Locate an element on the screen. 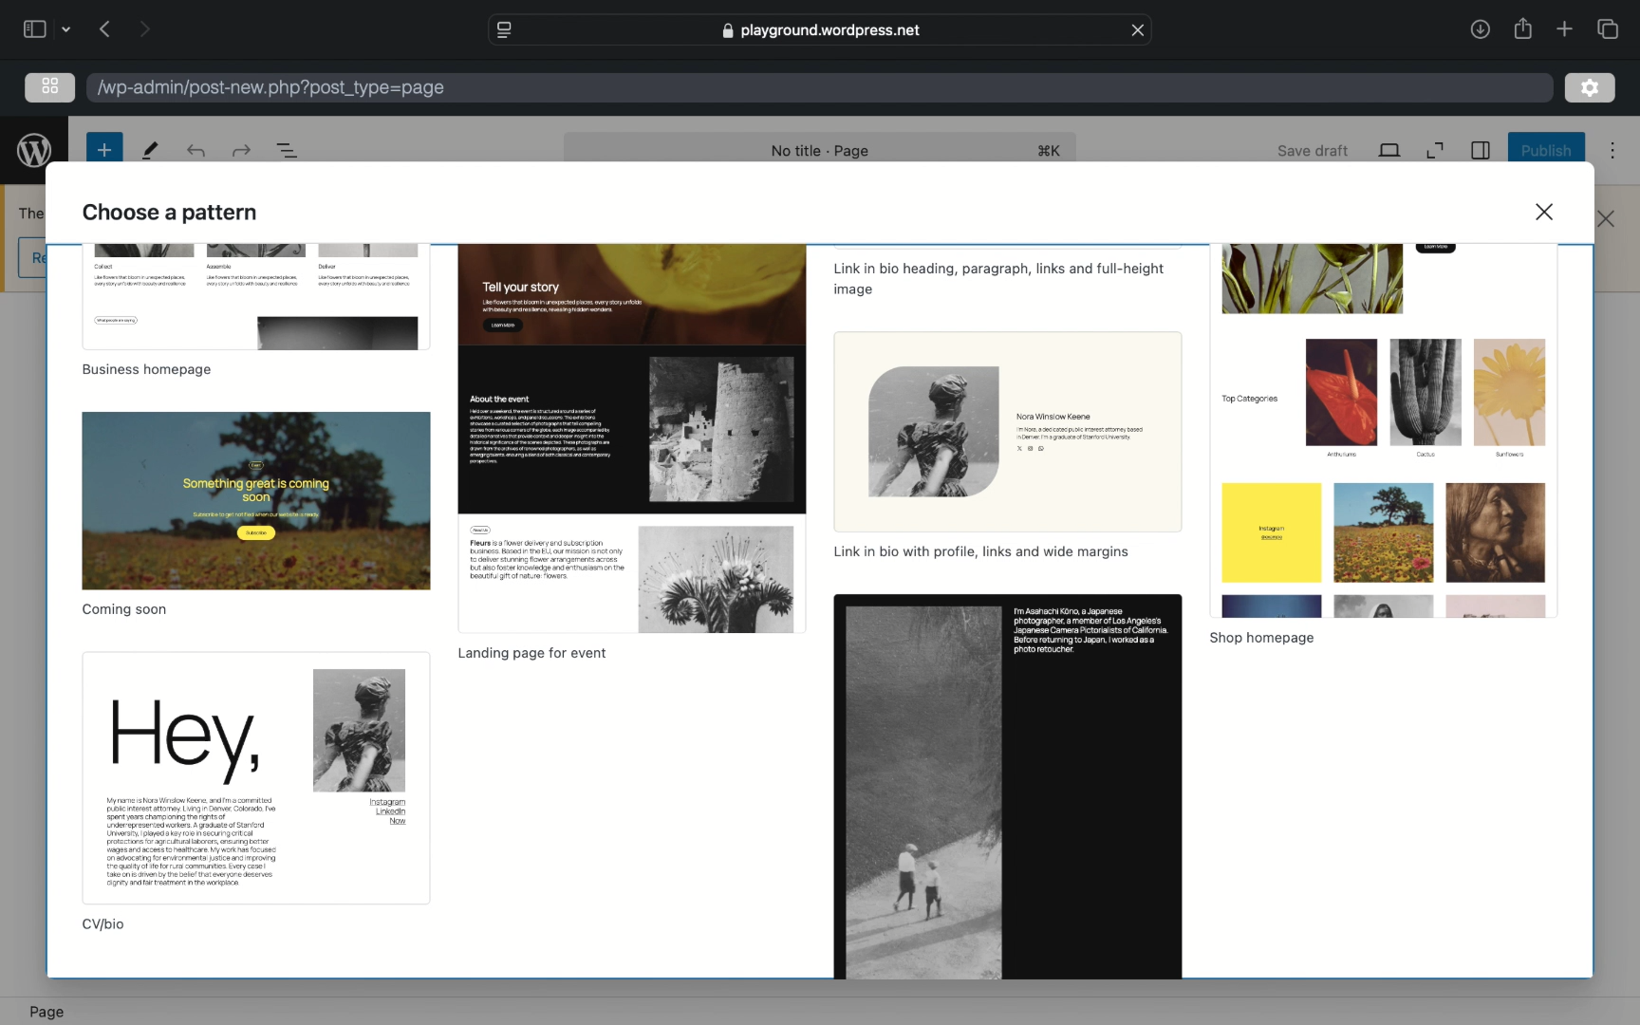 Image resolution: width=1640 pixels, height=1025 pixels. undo is located at coordinates (240, 150).